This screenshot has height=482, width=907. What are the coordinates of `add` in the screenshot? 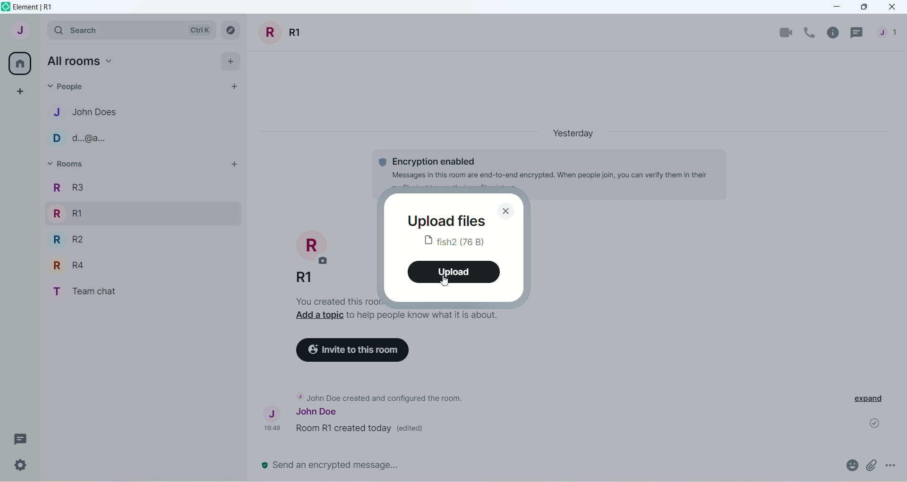 It's located at (231, 59).